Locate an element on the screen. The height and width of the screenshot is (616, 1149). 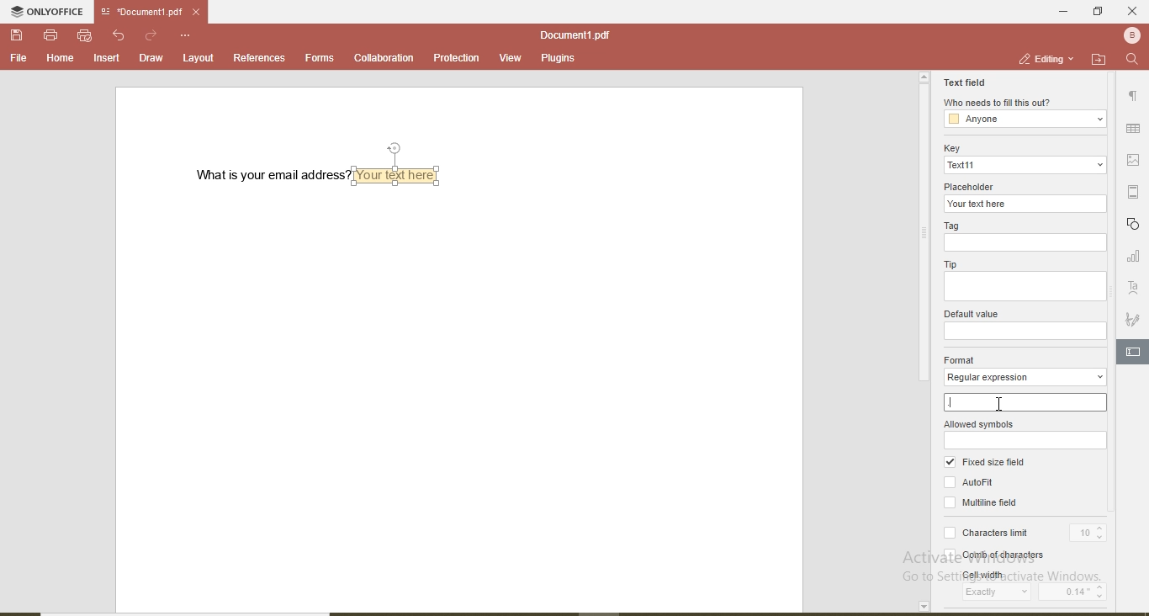
tag input is located at coordinates (1024, 243).